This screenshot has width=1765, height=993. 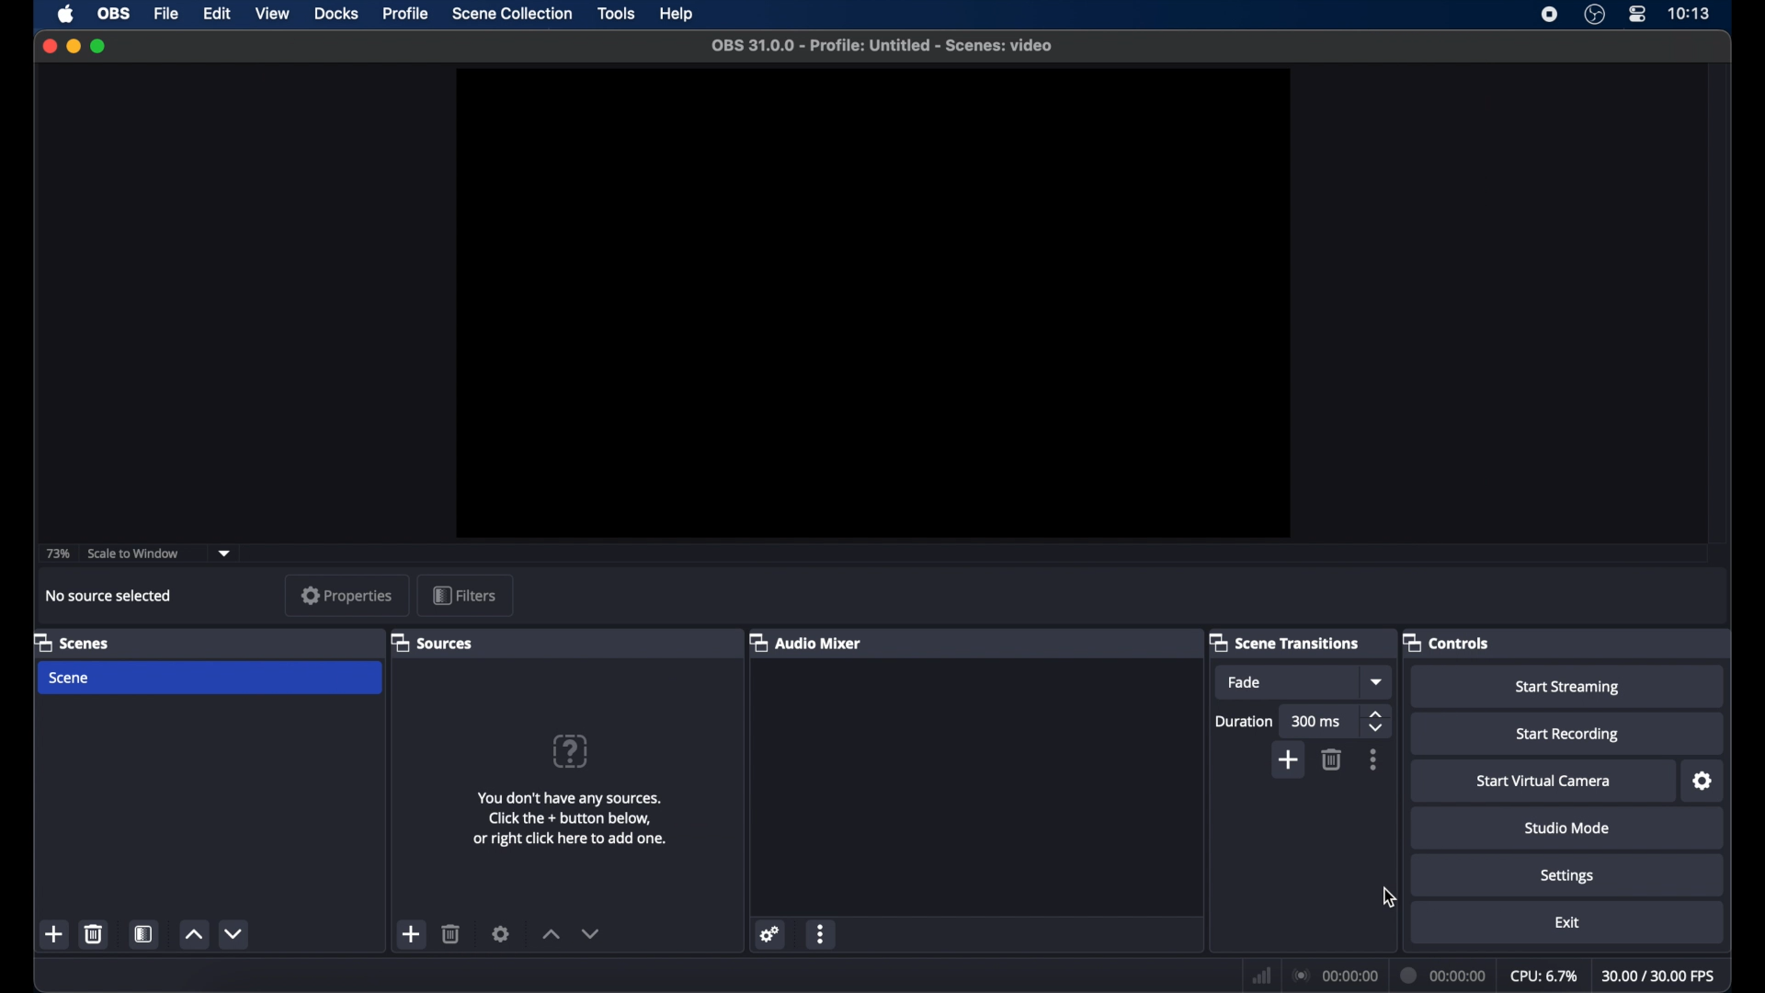 I want to click on file name, so click(x=881, y=43).